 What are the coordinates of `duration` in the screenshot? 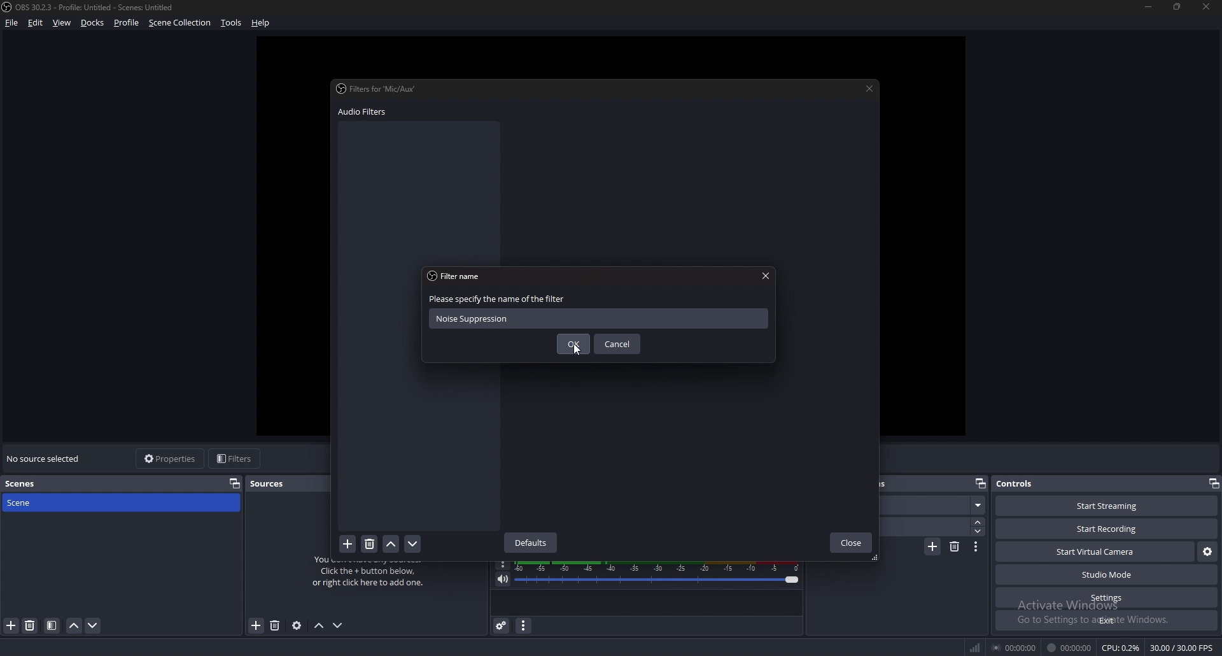 It's located at (925, 527).